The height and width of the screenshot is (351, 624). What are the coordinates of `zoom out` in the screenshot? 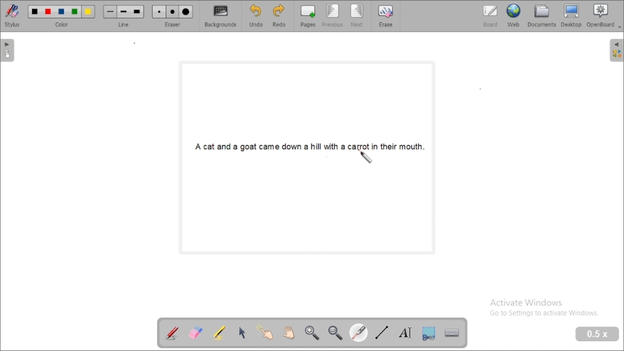 It's located at (335, 333).